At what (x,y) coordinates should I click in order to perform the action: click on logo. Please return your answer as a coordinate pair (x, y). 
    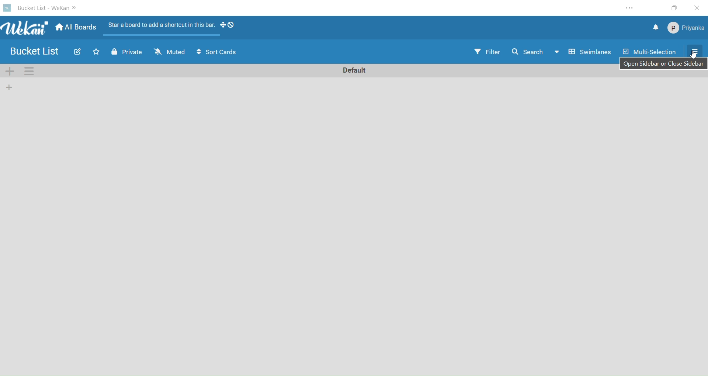
    Looking at the image, I should click on (8, 8).